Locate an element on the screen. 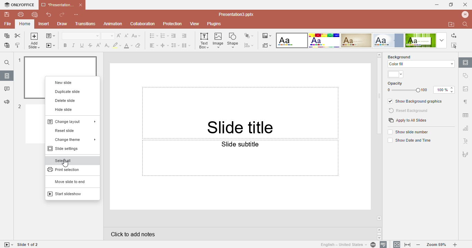 Image resolution: width=472 pixels, height=248 pixels. Paste is located at coordinates (6, 47).